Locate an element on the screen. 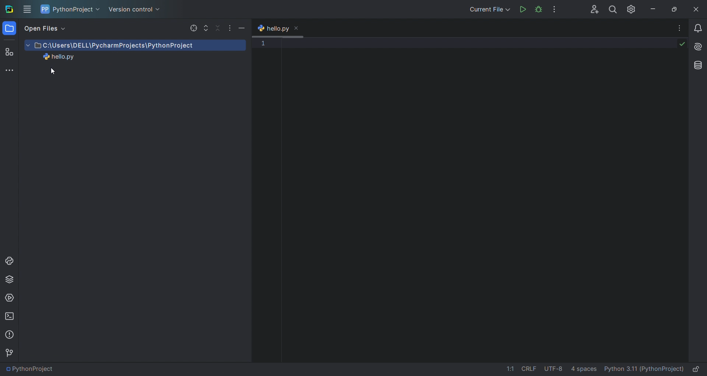 The width and height of the screenshot is (707, 376). options is located at coordinates (557, 9).